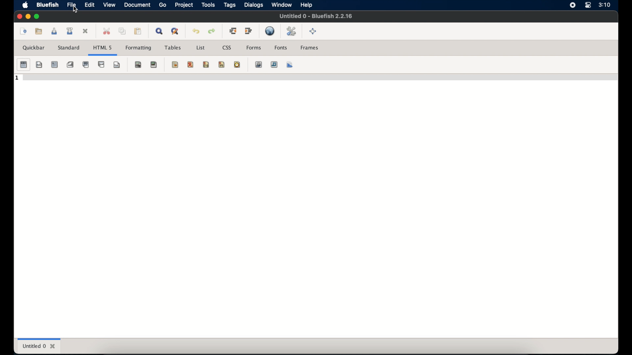  I want to click on edit, so click(89, 5).